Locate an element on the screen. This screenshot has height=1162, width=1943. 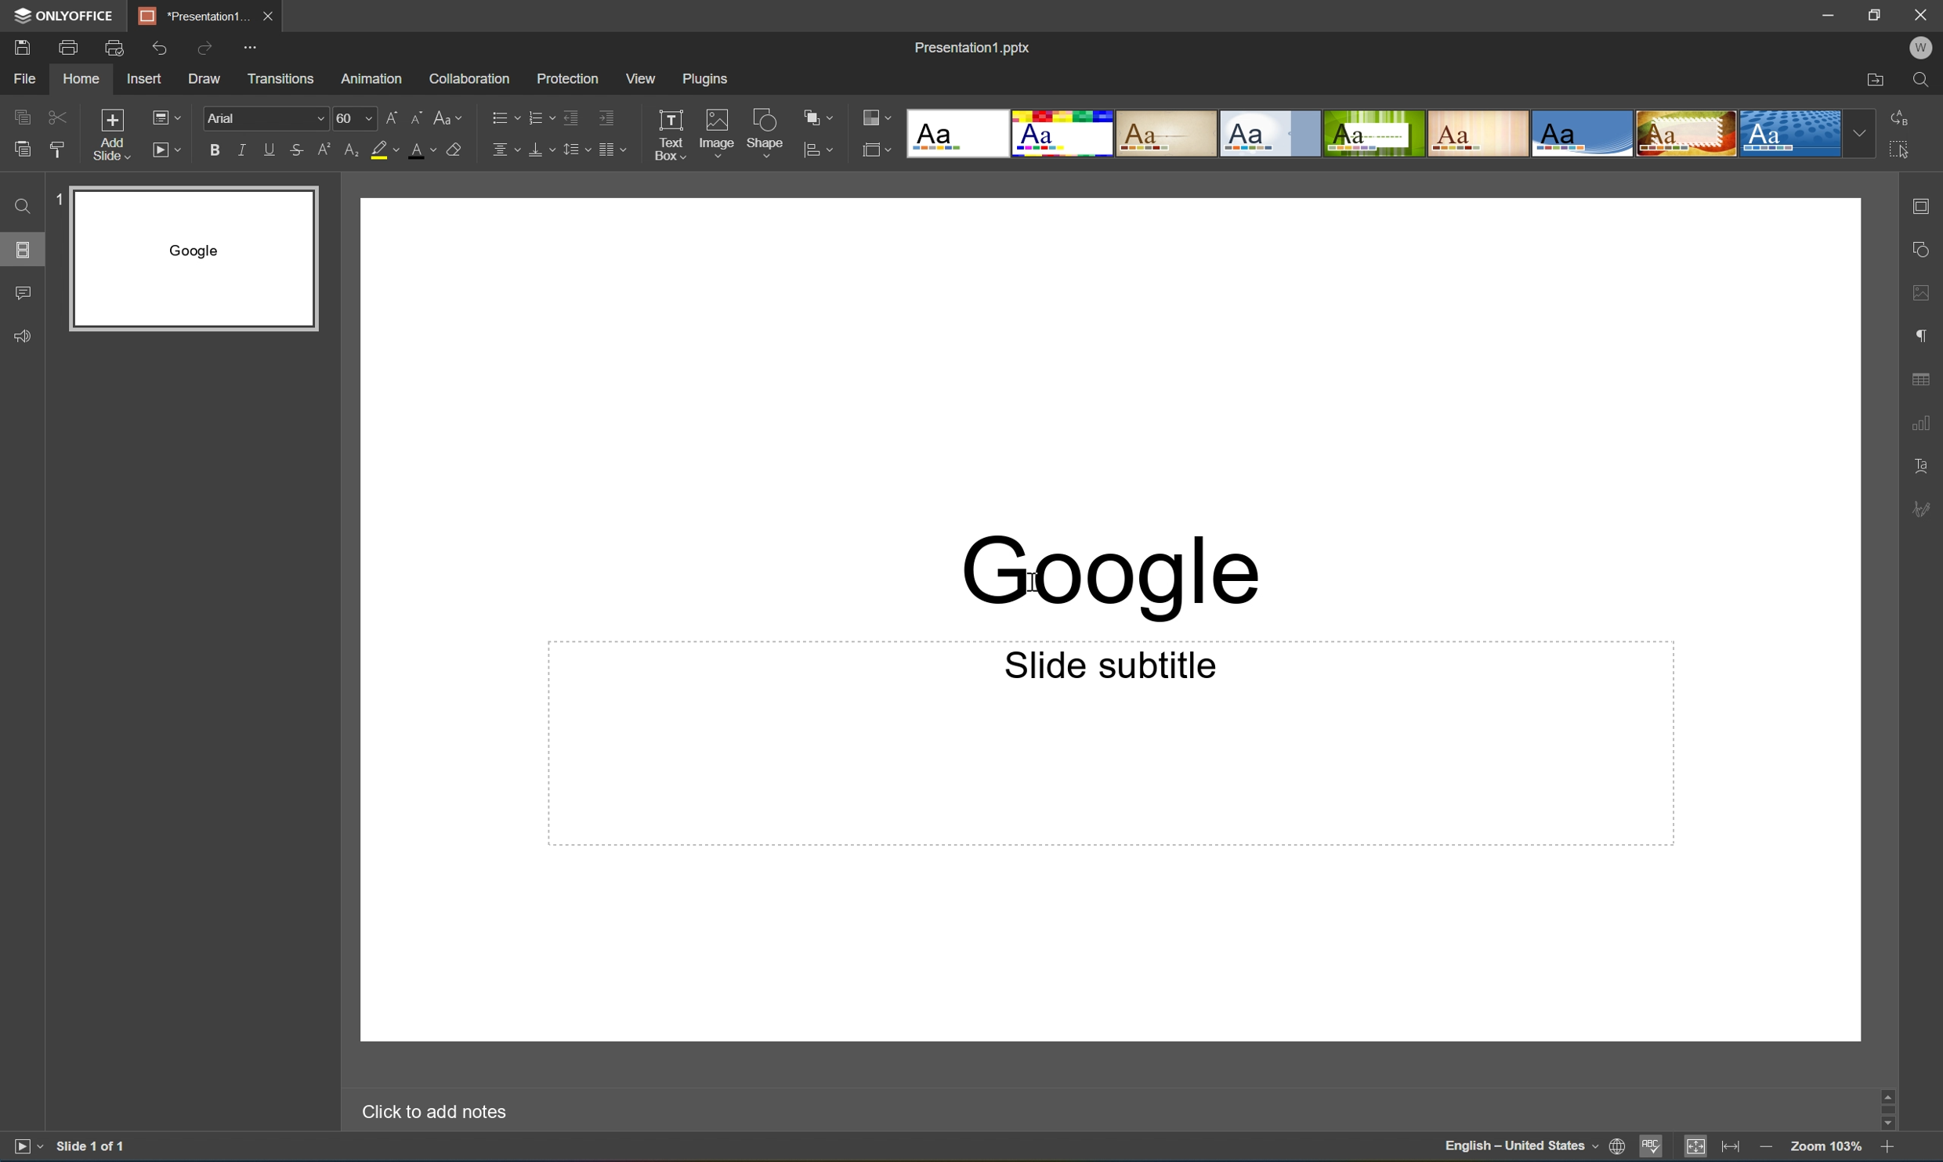
Find is located at coordinates (1923, 79).